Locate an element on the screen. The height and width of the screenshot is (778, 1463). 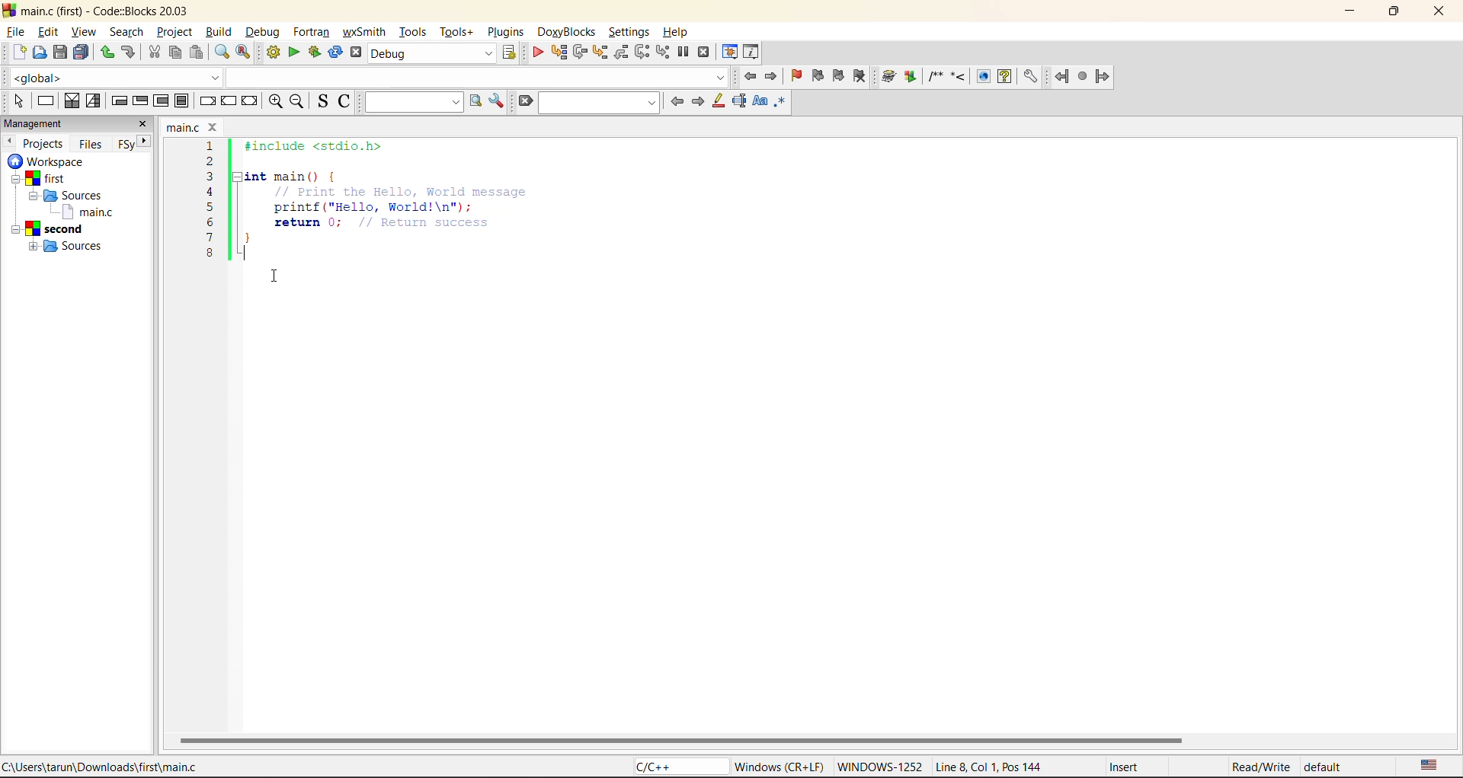
show options window is located at coordinates (497, 102).